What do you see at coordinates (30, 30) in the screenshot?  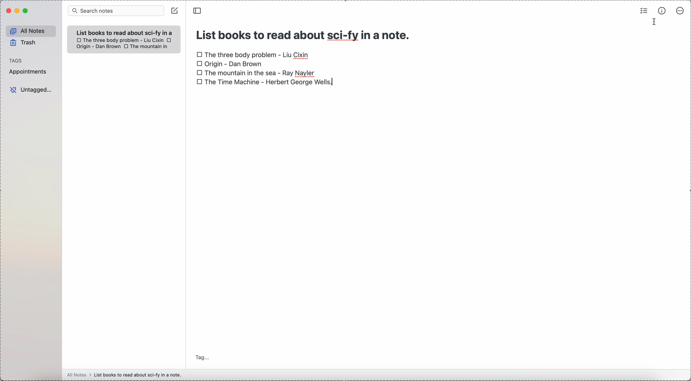 I see `all notes` at bounding box center [30, 30].